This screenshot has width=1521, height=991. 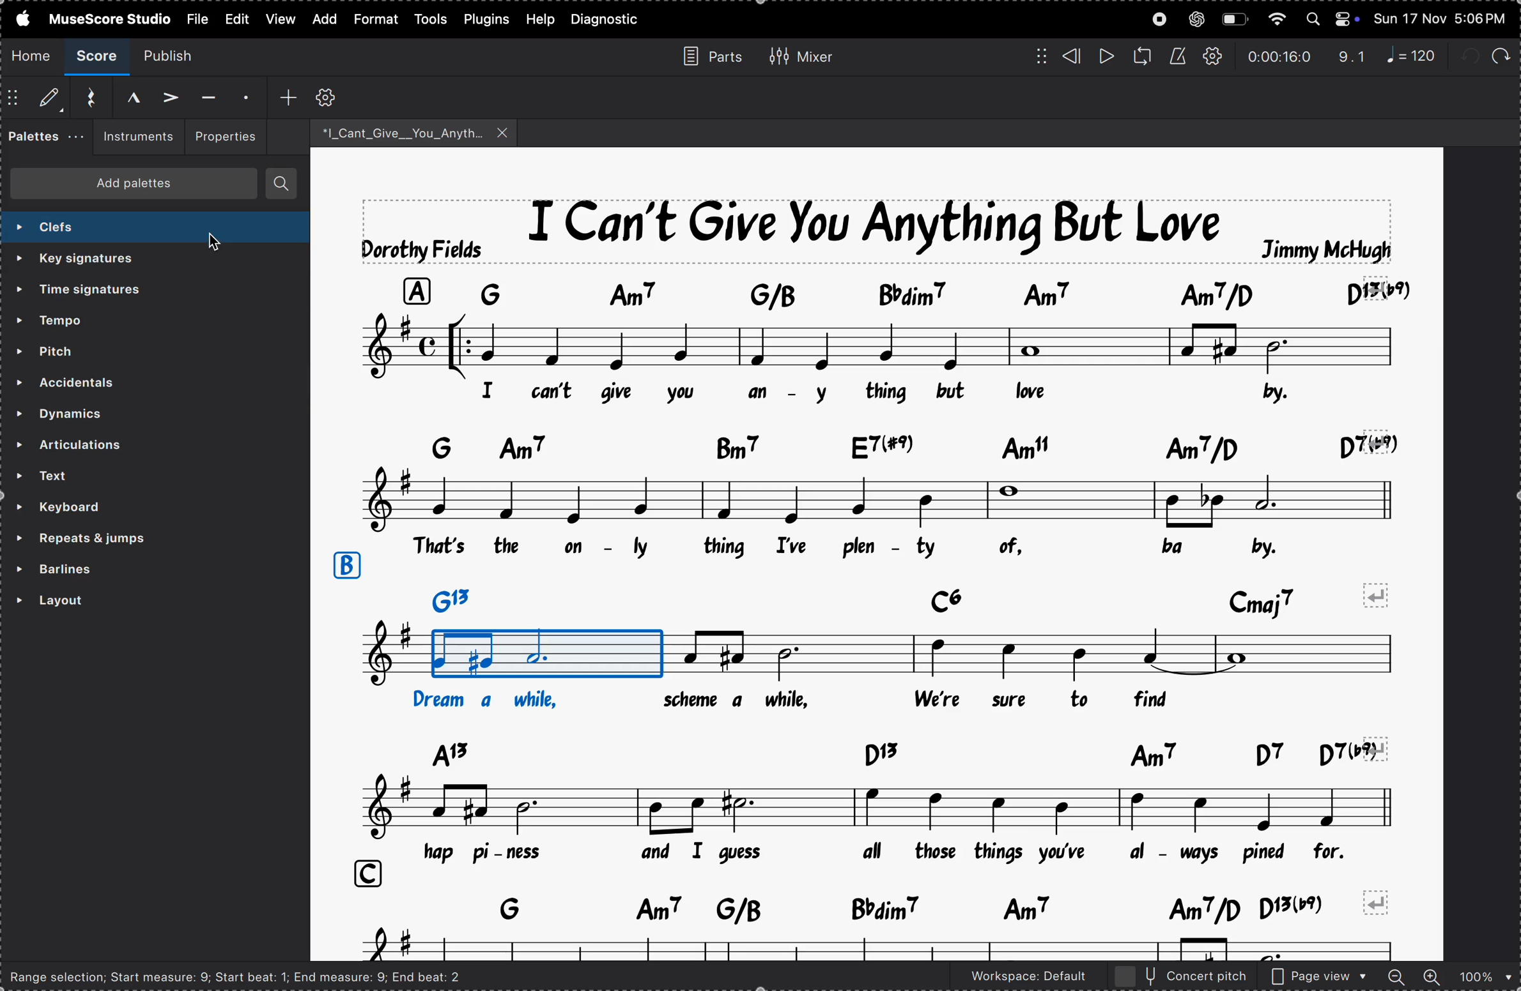 What do you see at coordinates (811, 700) in the screenshot?
I see `lyrics` at bounding box center [811, 700].